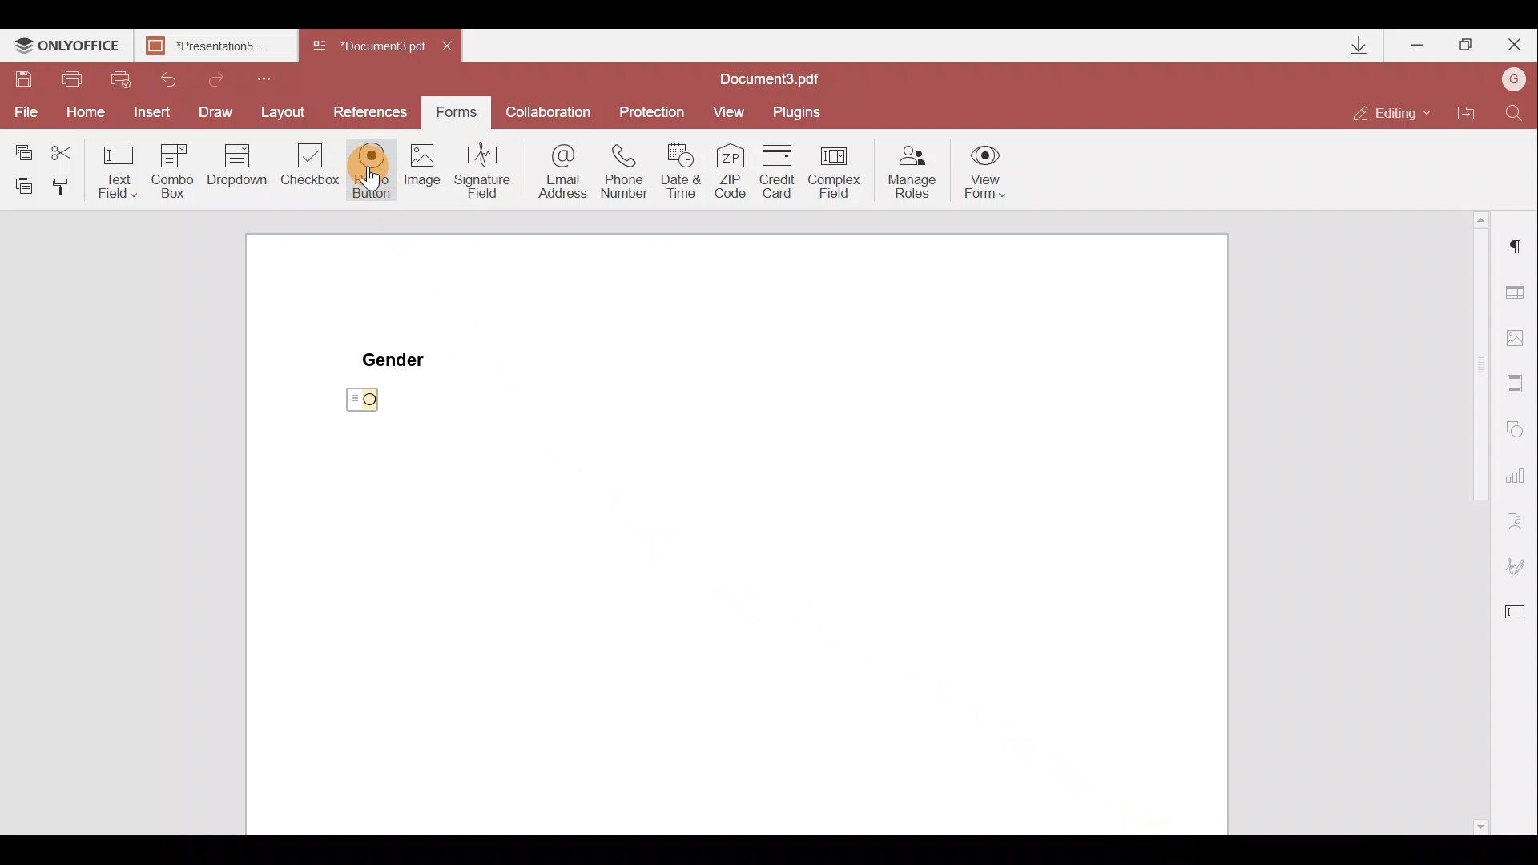  Describe the element at coordinates (176, 78) in the screenshot. I see `Undo` at that location.